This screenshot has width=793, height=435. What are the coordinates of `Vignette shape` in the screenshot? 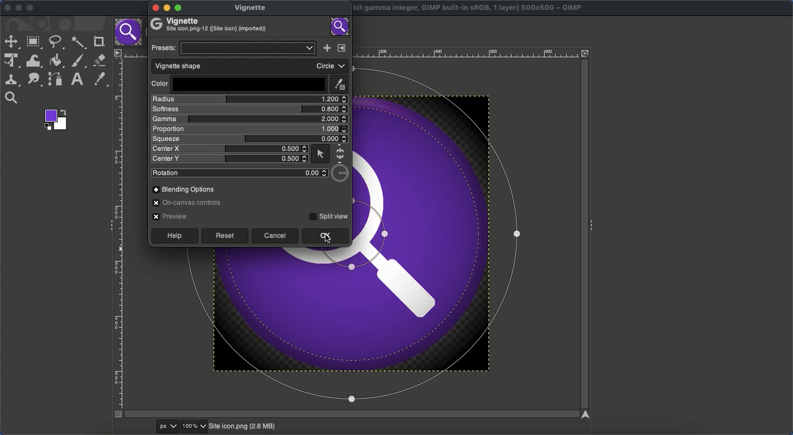 It's located at (251, 67).